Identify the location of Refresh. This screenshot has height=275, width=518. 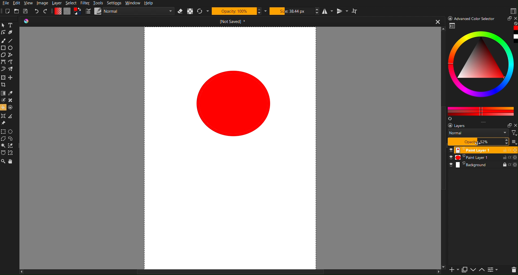
(450, 119).